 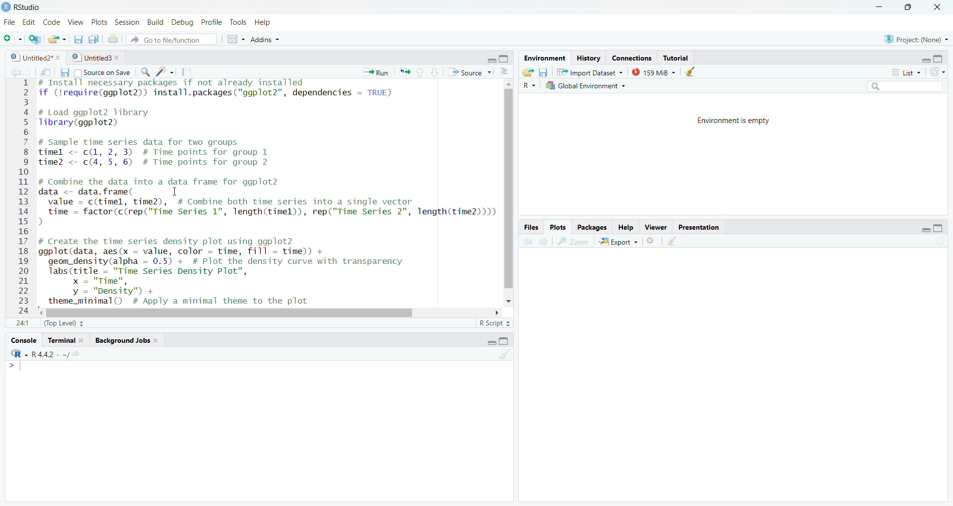 What do you see at coordinates (217, 90) in the screenshot?
I see `# Install necessary packages if not already installed if (Irequire(ggplot2)) install.packages("ggplot2", dependencies = TRUE)` at bounding box center [217, 90].